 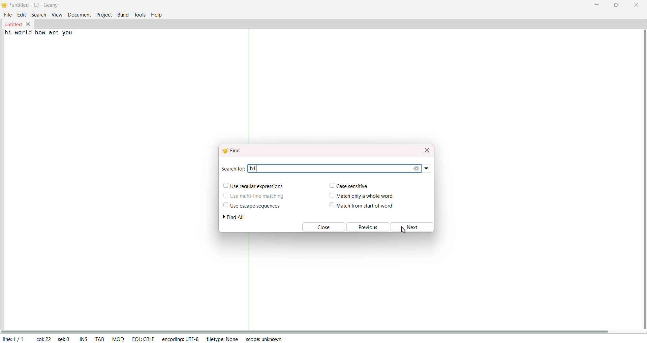 What do you see at coordinates (254, 185) in the screenshot?
I see `use regular expression` at bounding box center [254, 185].